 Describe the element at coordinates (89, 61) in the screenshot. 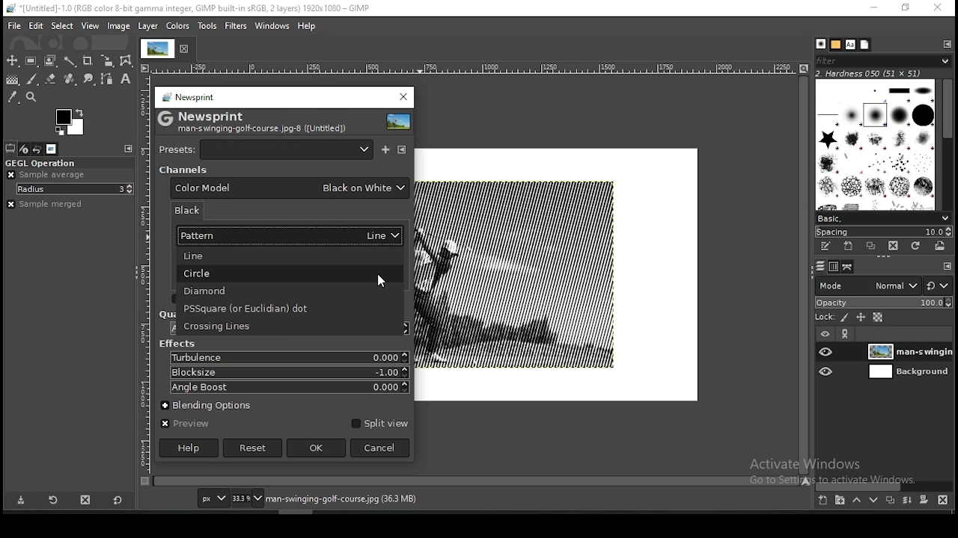

I see `crop tool` at that location.